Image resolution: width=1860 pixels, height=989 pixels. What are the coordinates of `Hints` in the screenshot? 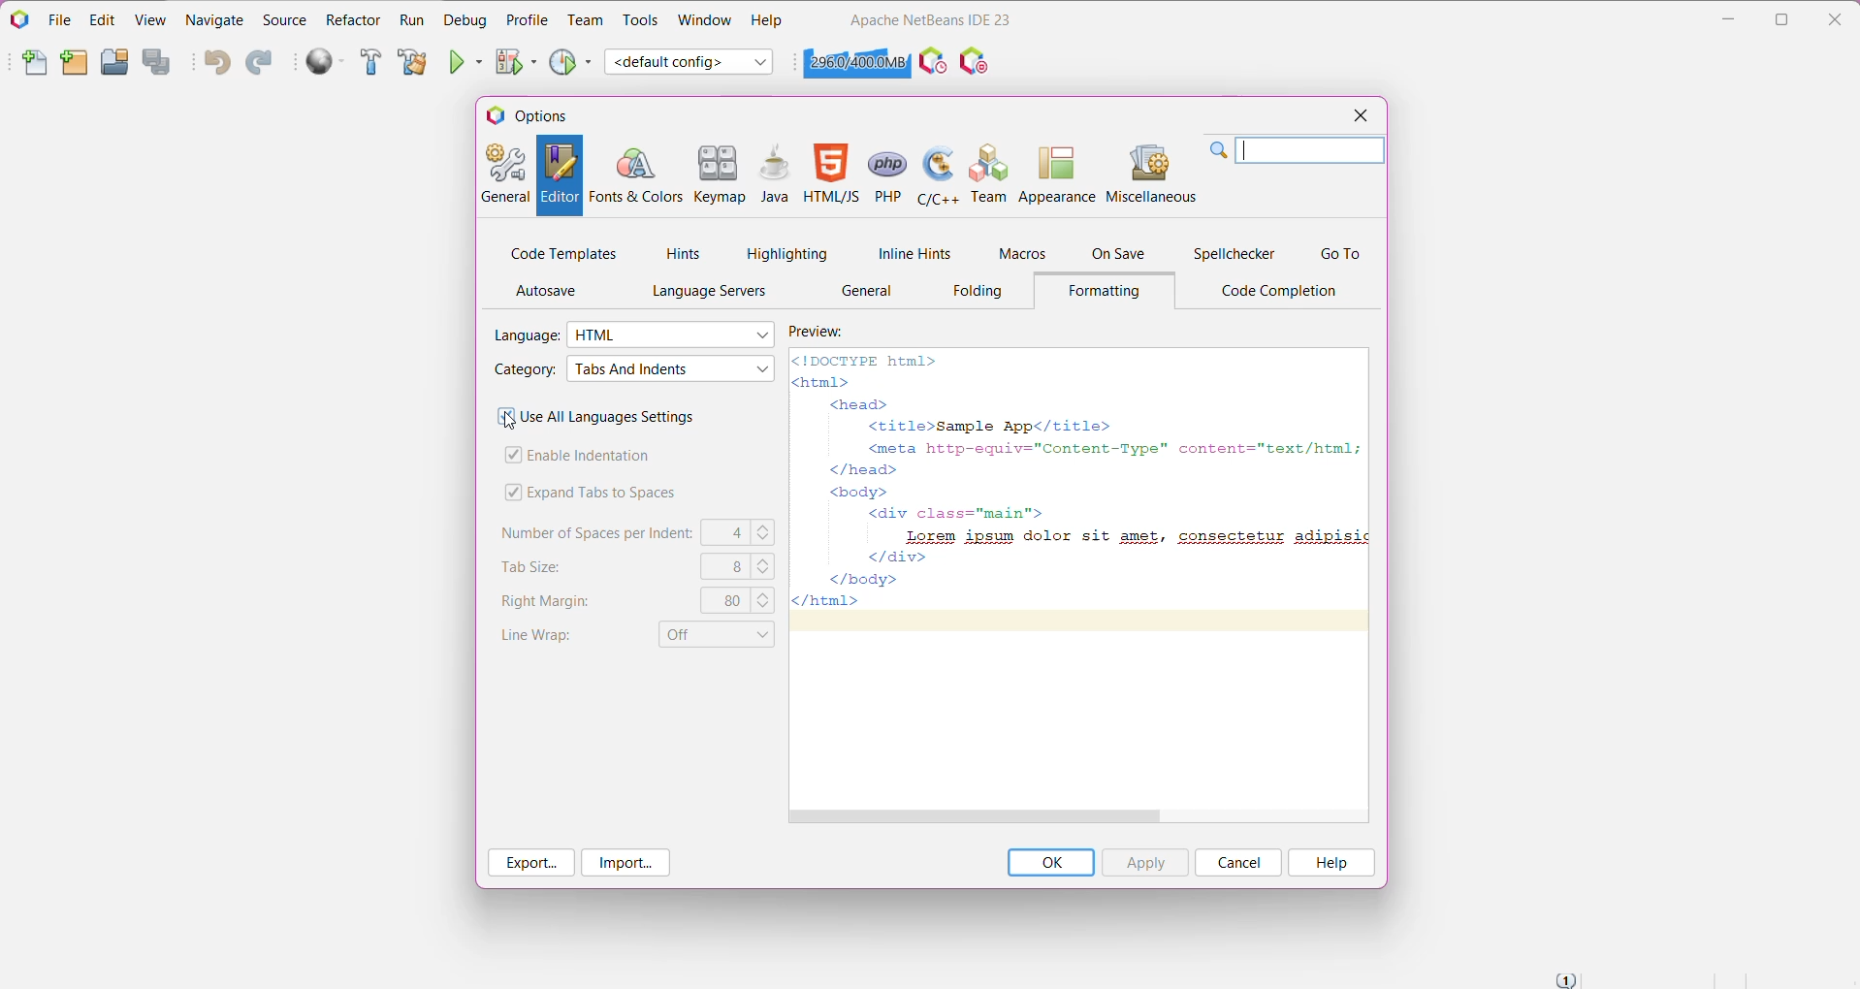 It's located at (684, 254).